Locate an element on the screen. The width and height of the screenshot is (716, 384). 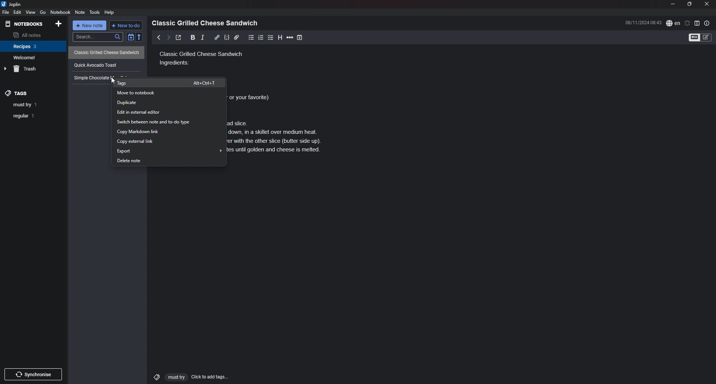
Export is located at coordinates (169, 151).